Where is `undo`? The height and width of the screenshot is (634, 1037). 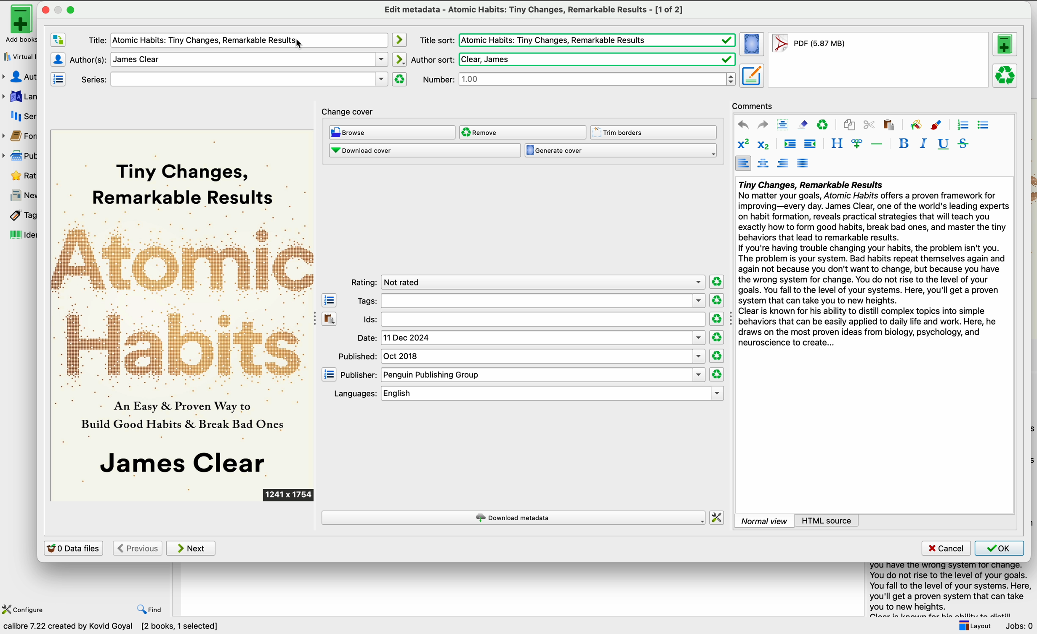
undo is located at coordinates (743, 125).